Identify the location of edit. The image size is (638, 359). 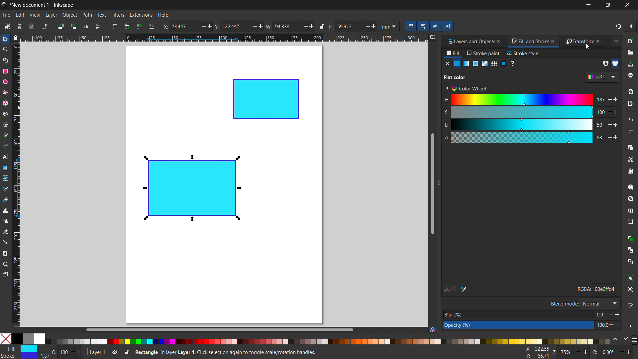
(20, 15).